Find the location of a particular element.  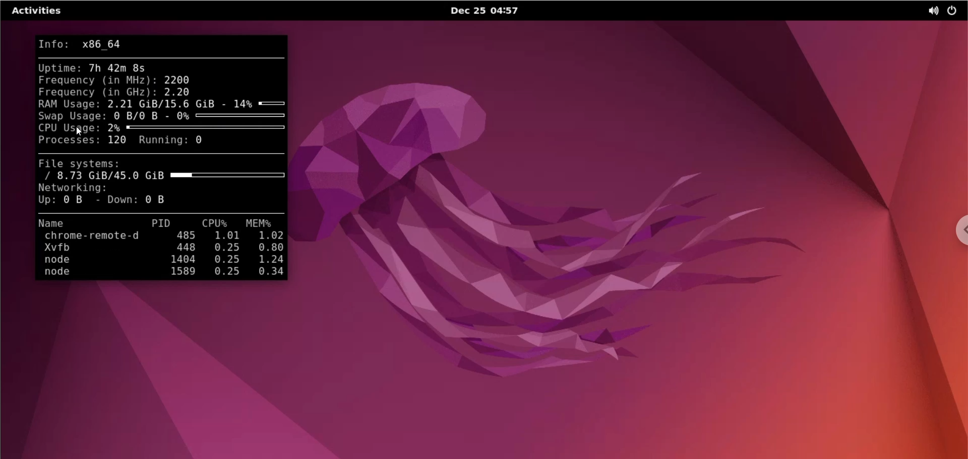

activities is located at coordinates (37, 11).